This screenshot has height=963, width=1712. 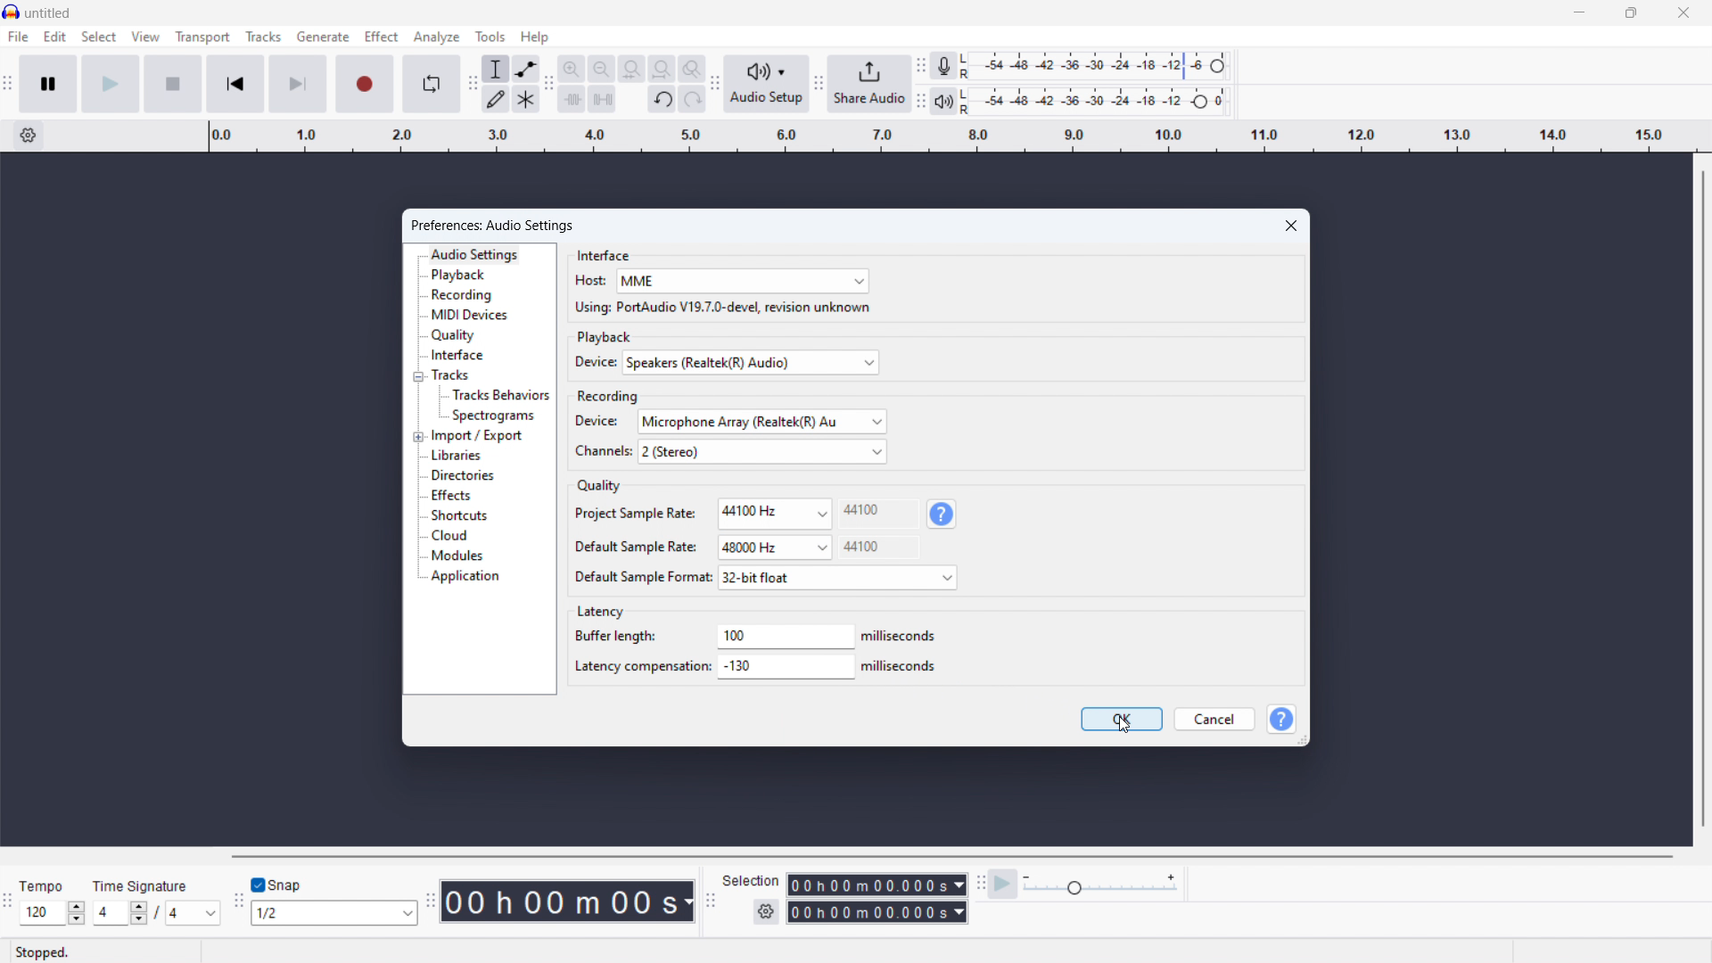 I want to click on file, so click(x=19, y=37).